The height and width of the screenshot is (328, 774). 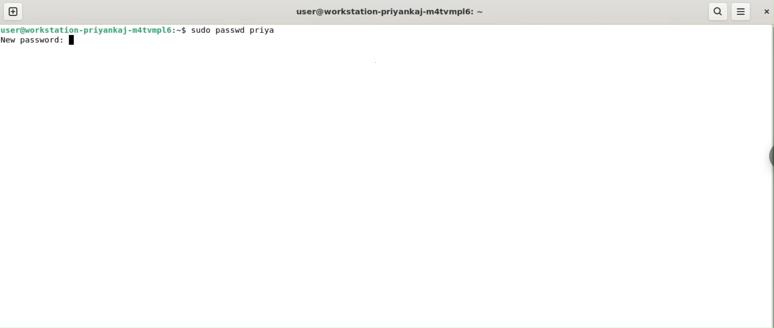 I want to click on new tab, so click(x=13, y=11).